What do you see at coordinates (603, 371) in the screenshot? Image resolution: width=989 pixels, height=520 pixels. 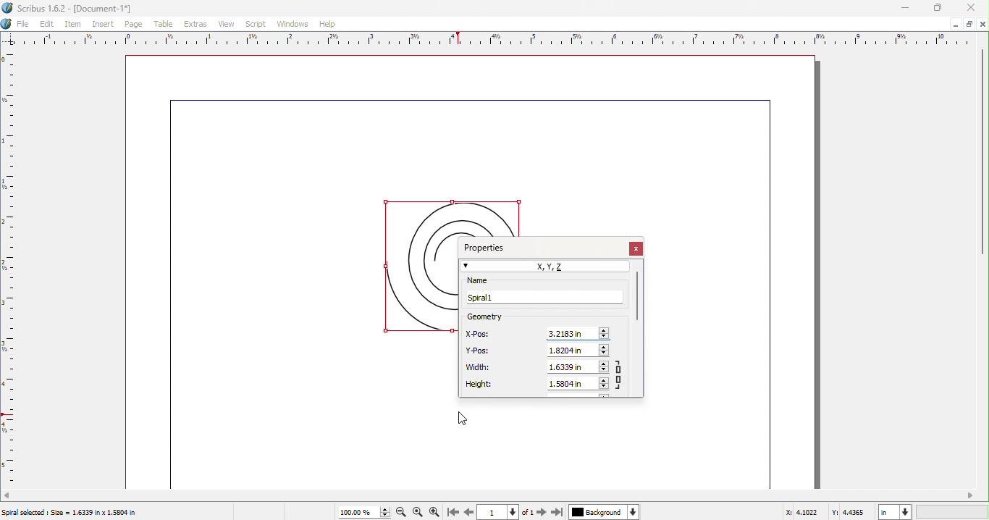 I see `decrease width` at bounding box center [603, 371].